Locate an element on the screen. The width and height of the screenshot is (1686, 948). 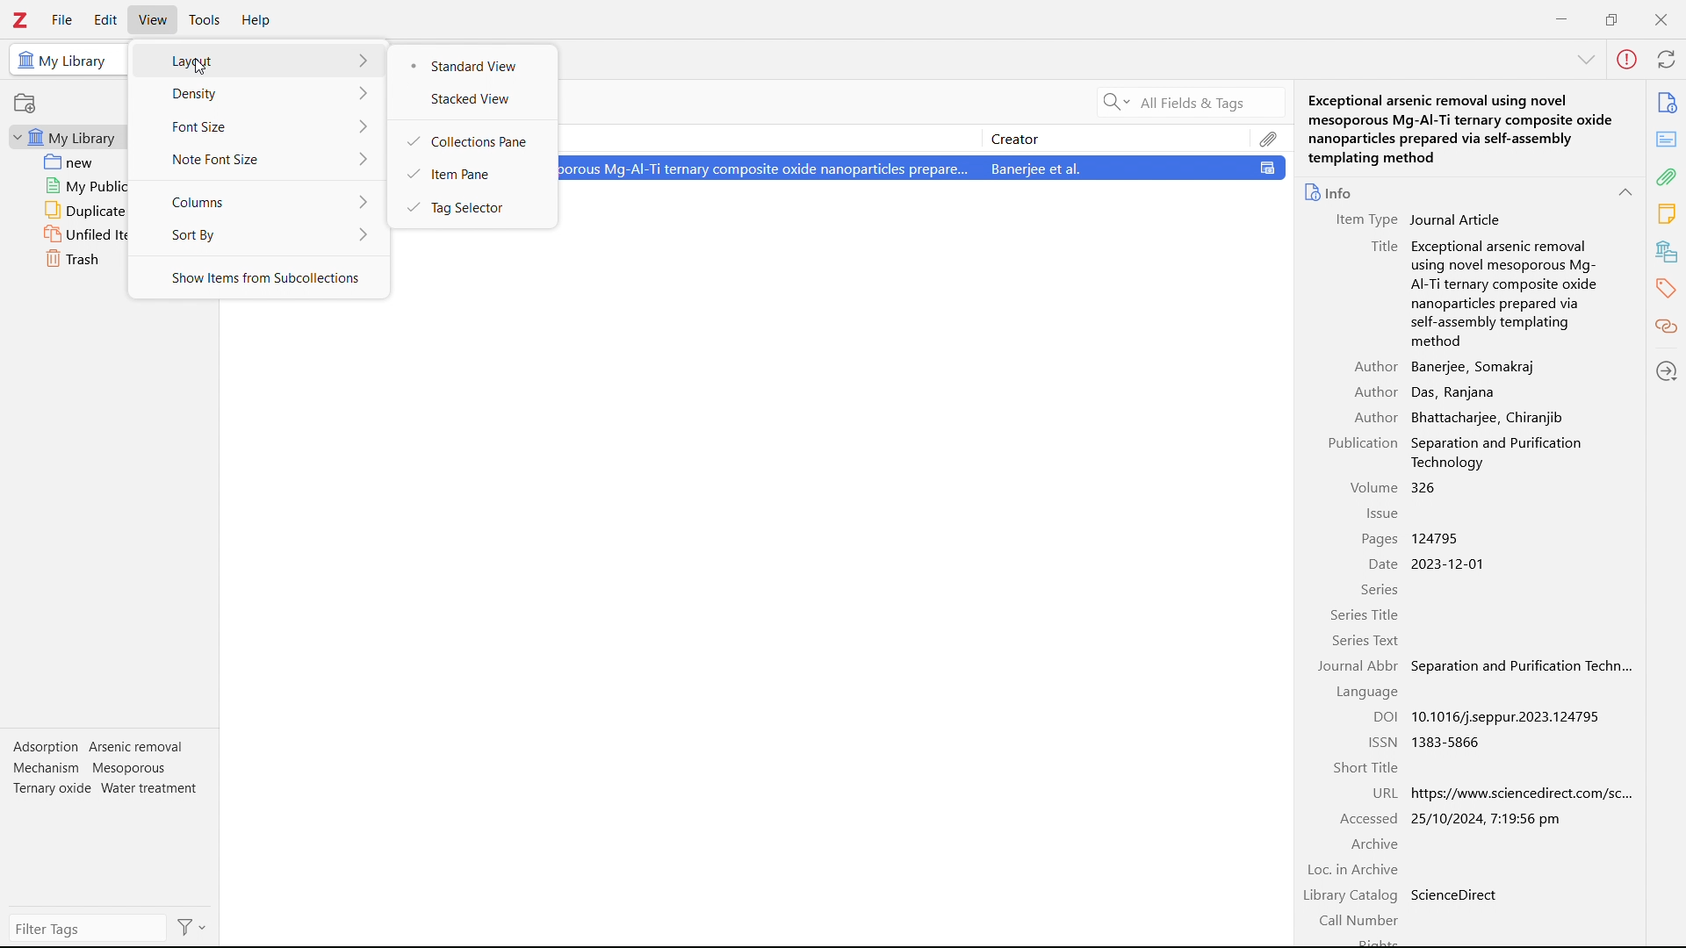
1383-5866 is located at coordinates (1452, 743).